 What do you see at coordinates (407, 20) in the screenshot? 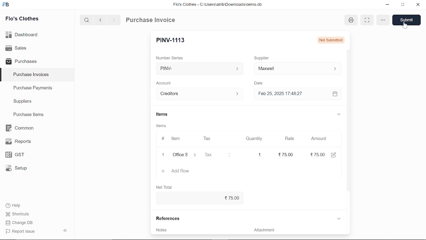
I see `save` at bounding box center [407, 20].